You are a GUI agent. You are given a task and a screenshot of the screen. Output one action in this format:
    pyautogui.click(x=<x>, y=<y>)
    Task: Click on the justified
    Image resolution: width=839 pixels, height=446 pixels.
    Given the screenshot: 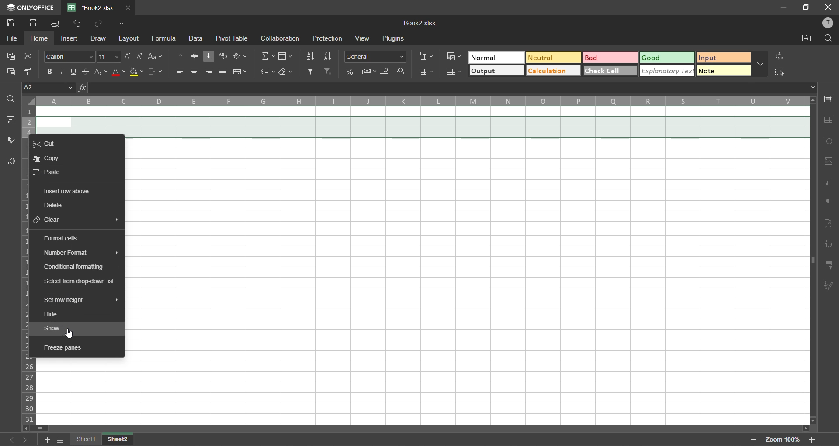 What is the action you would take?
    pyautogui.click(x=223, y=71)
    